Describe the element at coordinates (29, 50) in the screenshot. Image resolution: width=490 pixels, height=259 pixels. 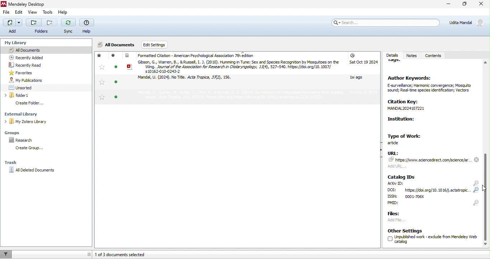
I see `all documents` at that location.